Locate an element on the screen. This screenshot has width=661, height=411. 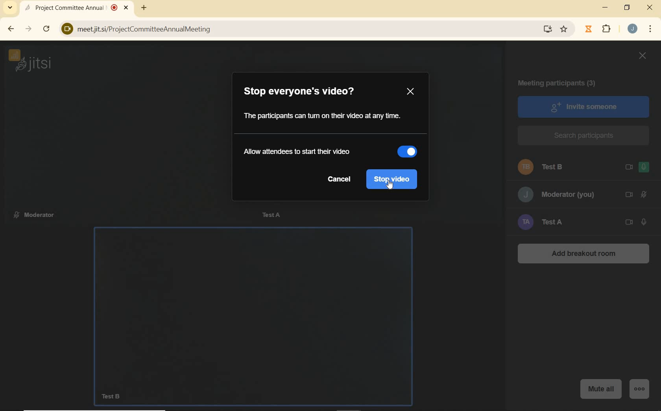
BACK is located at coordinates (10, 30).